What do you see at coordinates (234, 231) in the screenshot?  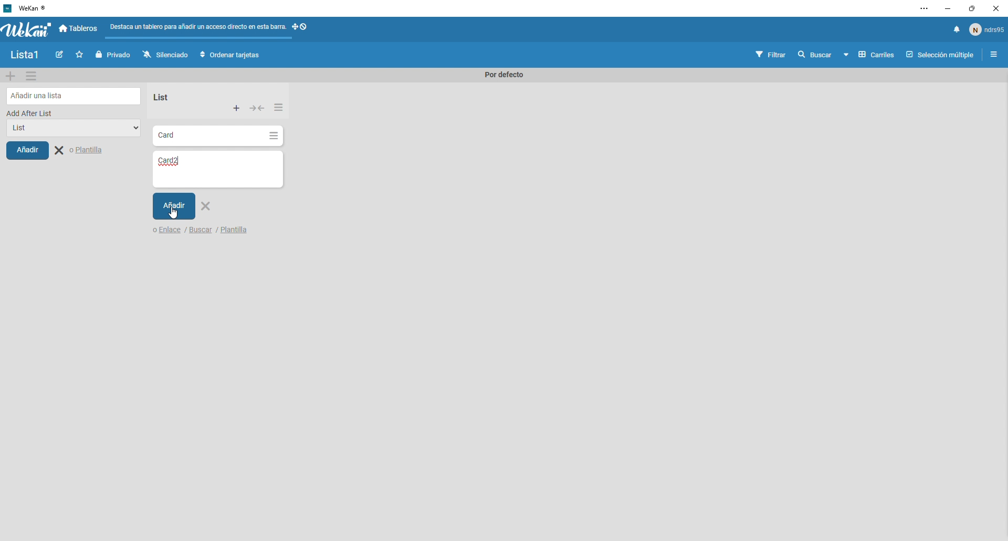 I see `Template` at bounding box center [234, 231].